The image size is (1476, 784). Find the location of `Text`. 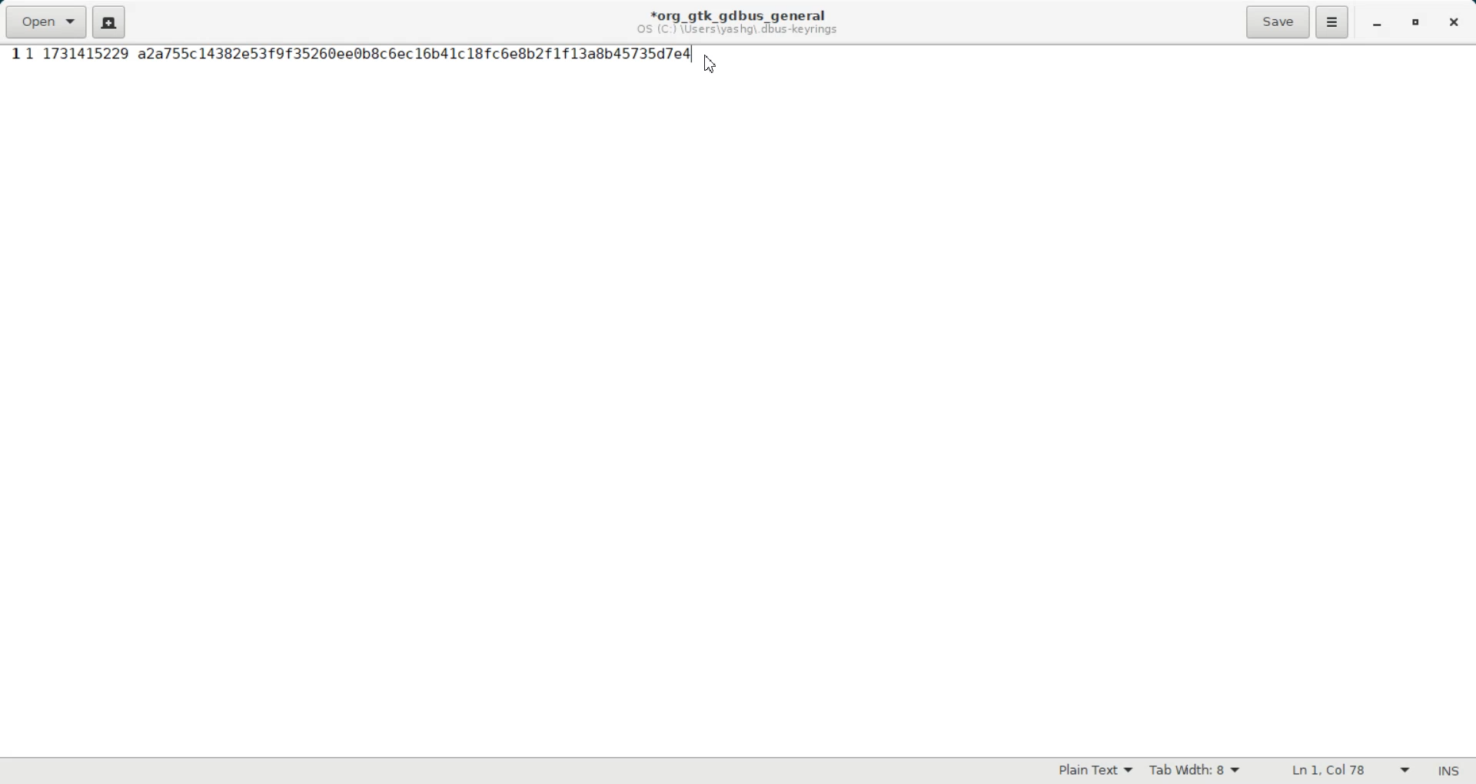

Text is located at coordinates (1448, 771).